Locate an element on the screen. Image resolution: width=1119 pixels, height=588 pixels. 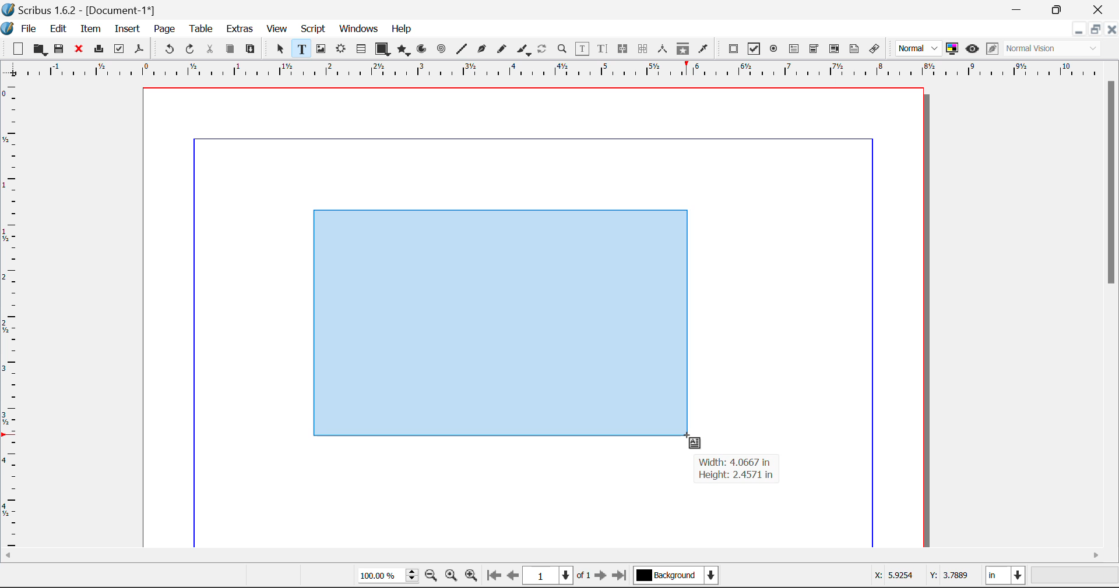
View is located at coordinates (277, 30).